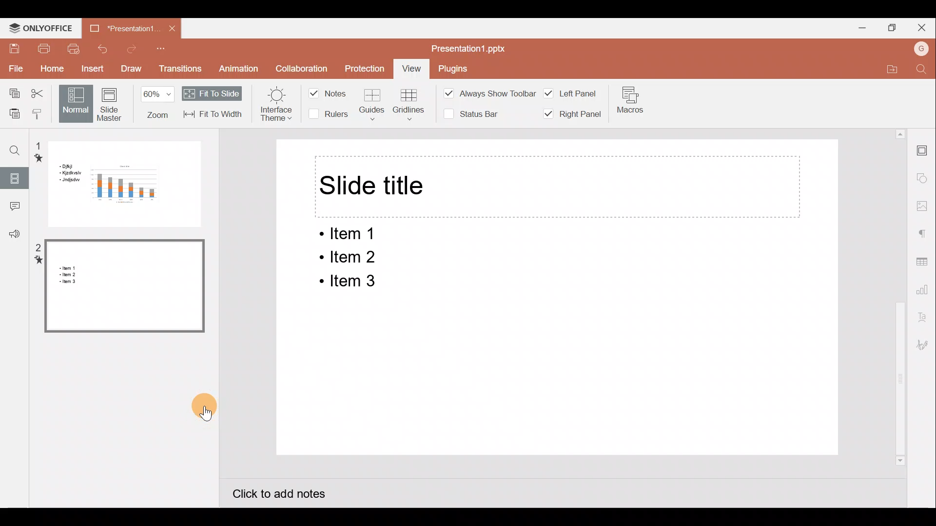 This screenshot has width=936, height=526. I want to click on Undo, so click(104, 49).